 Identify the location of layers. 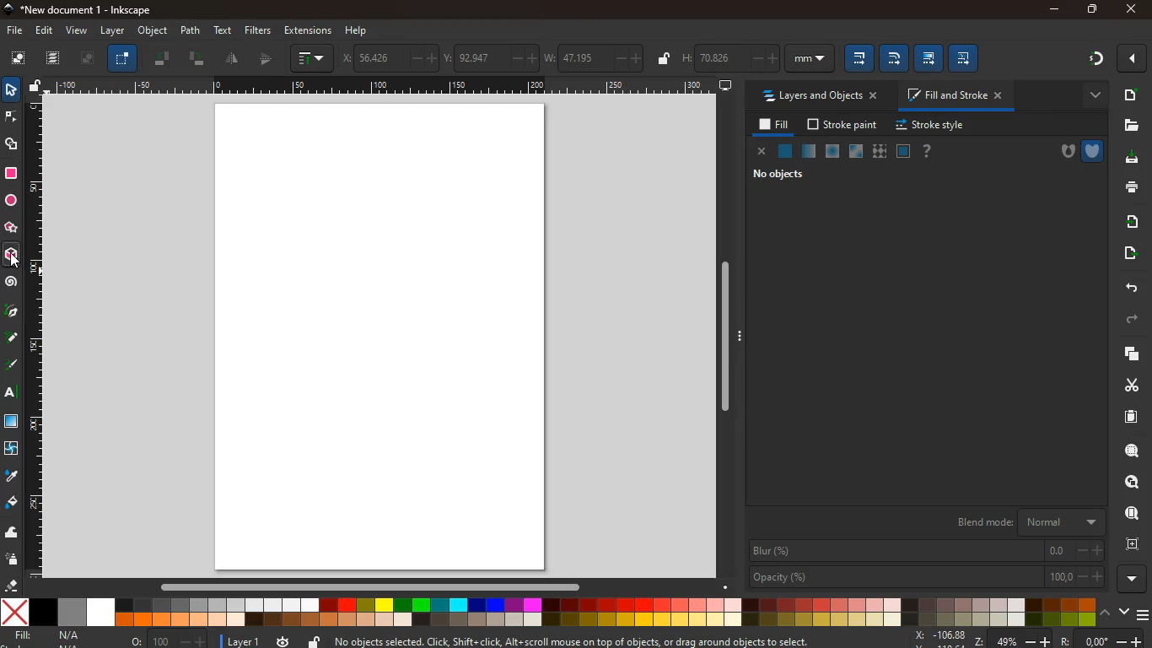
(57, 60).